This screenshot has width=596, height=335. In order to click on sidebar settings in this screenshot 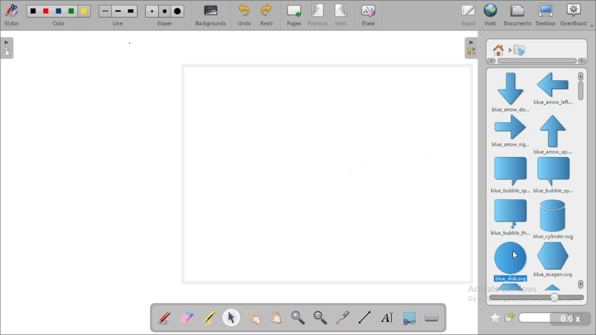, I will do `click(471, 48)`.